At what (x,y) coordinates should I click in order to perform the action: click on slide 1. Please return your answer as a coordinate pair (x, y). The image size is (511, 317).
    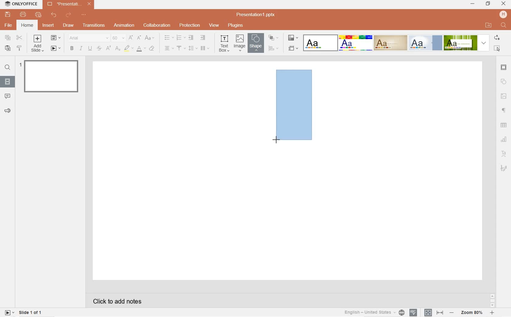
    Looking at the image, I should click on (50, 76).